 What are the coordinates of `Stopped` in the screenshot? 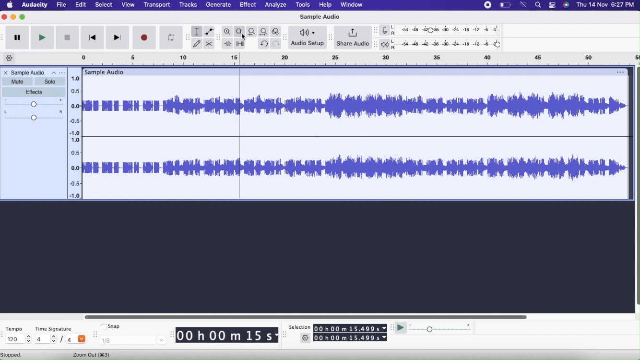 It's located at (13, 355).